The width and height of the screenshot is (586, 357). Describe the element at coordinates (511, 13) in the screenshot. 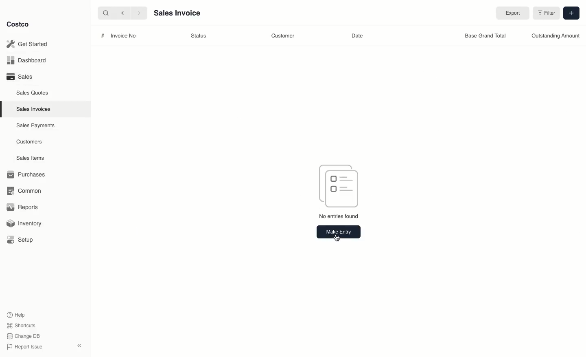

I see `Export` at that location.